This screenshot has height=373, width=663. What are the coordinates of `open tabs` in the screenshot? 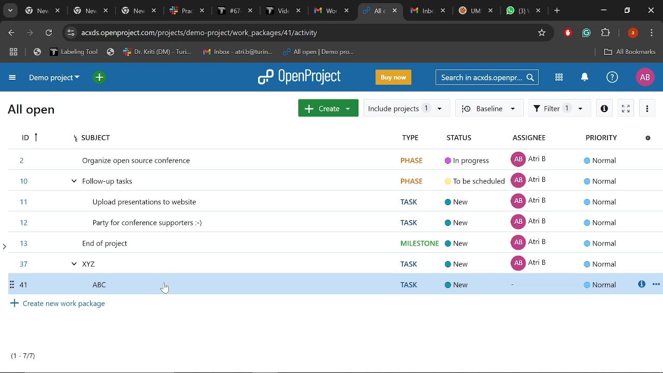 It's located at (187, 11).